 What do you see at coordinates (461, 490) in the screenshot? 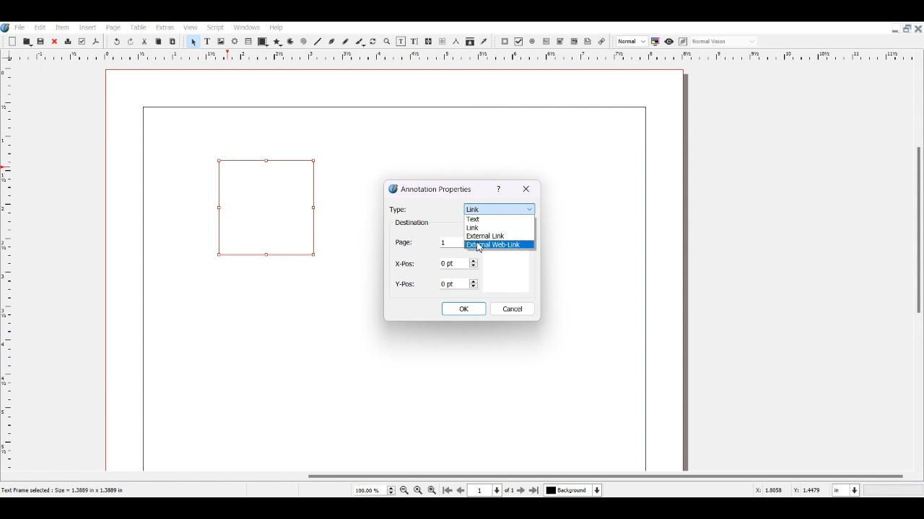
I see `Go to Previous page` at bounding box center [461, 490].